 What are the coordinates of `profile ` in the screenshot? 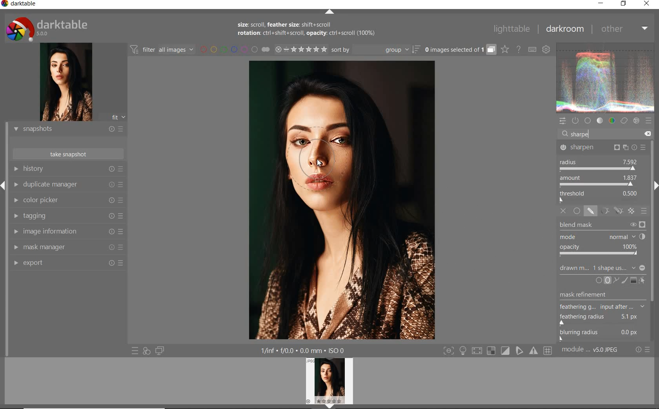 It's located at (334, 382).